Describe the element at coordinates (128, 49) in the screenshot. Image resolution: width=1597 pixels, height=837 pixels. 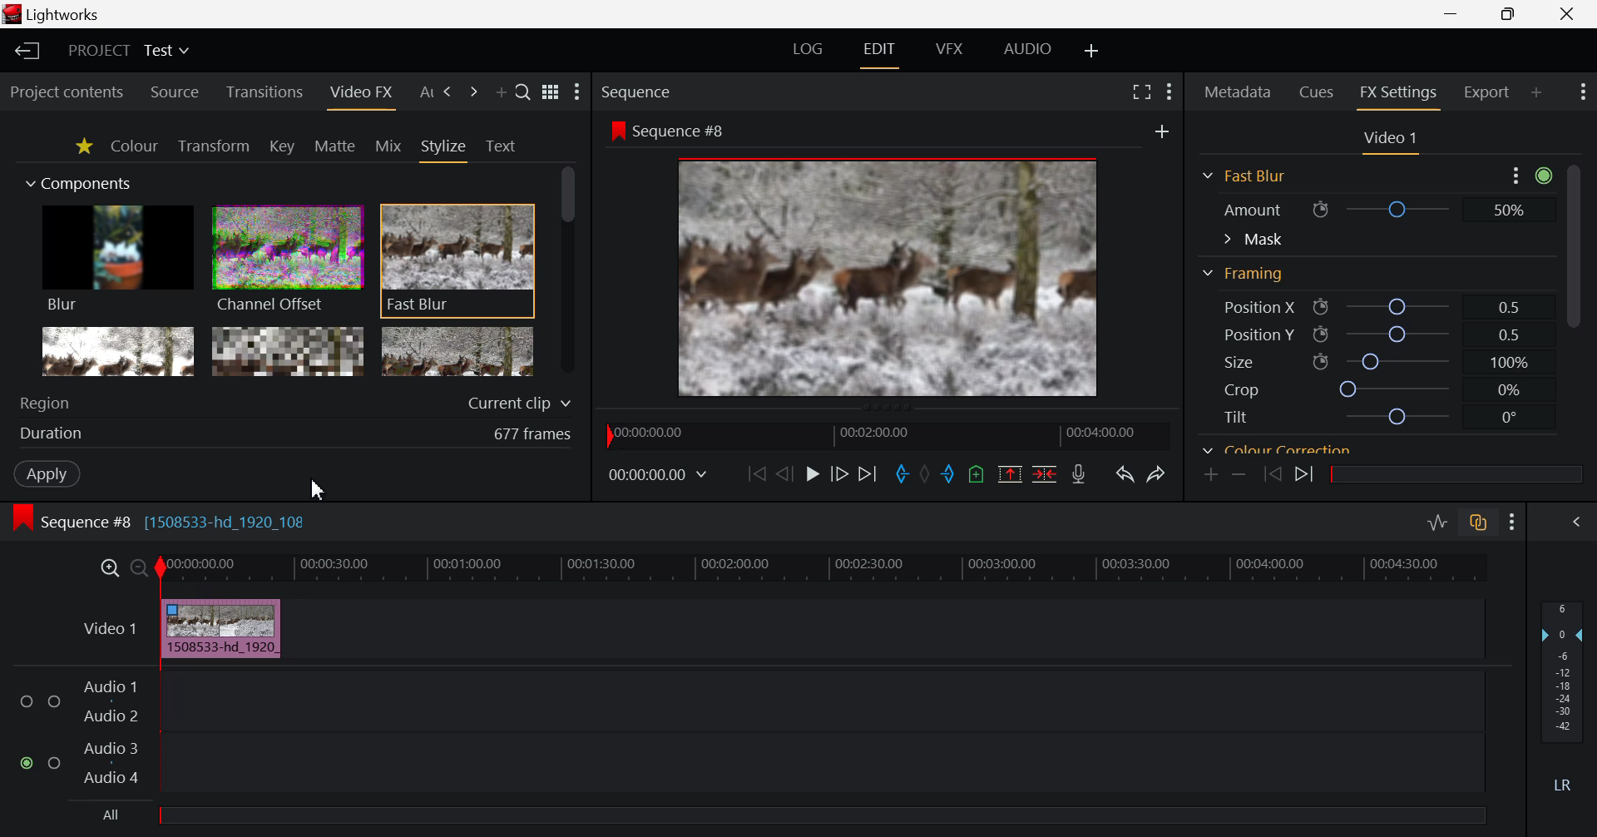
I see `Project Title` at that location.